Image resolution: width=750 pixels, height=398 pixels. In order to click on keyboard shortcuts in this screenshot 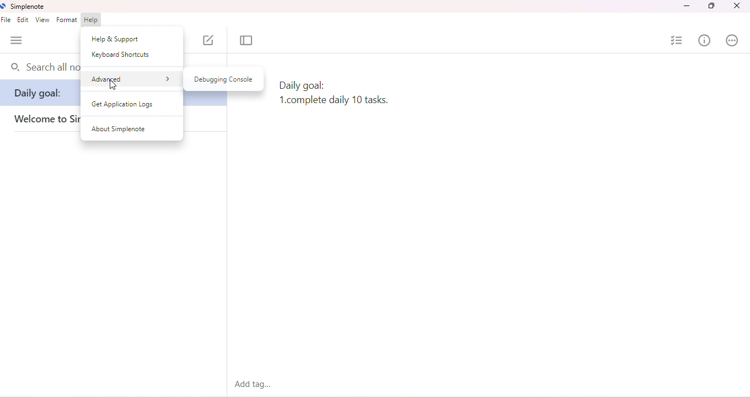, I will do `click(121, 55)`.